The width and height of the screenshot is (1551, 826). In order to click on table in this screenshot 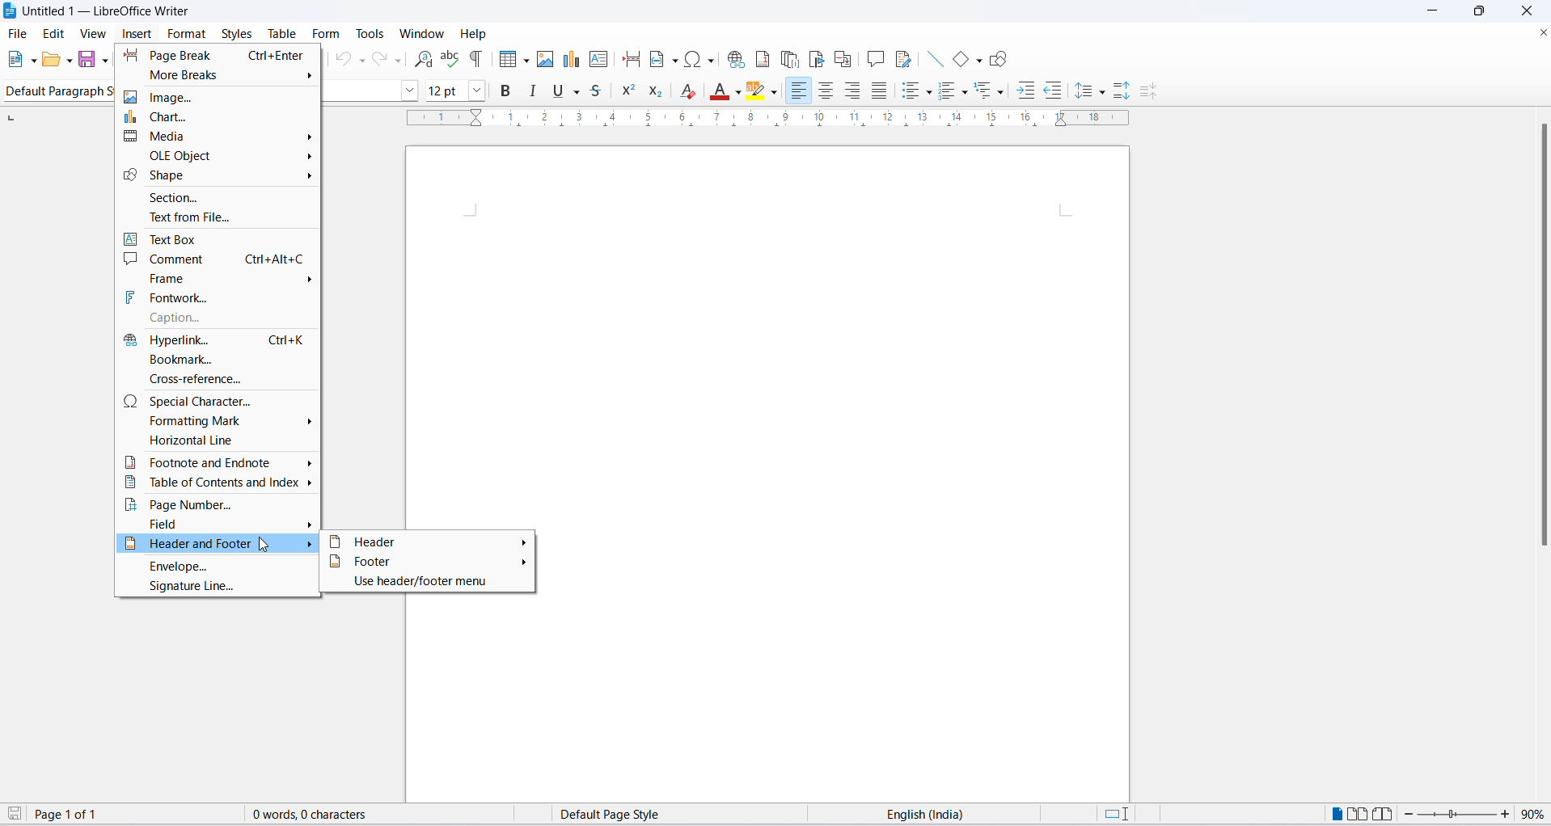, I will do `click(280, 32)`.